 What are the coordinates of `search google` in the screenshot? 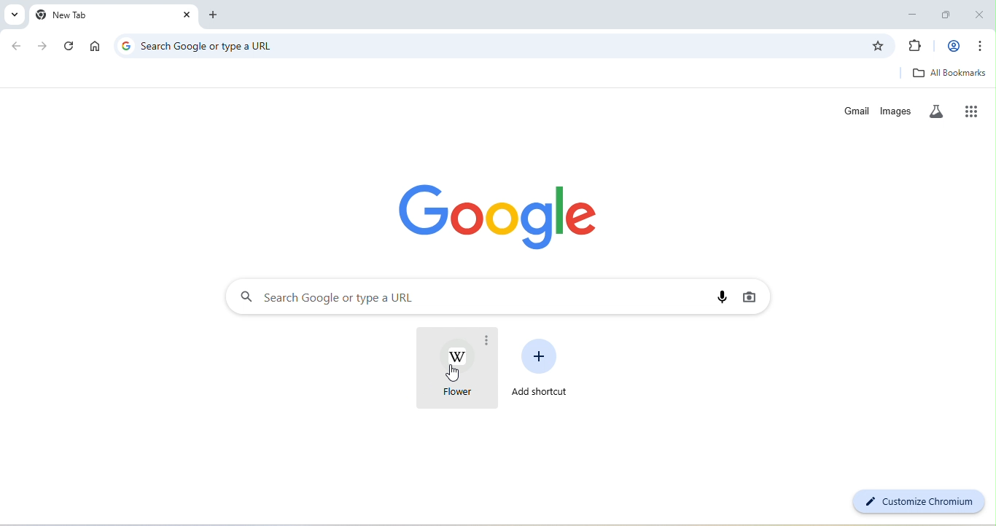 It's located at (462, 297).